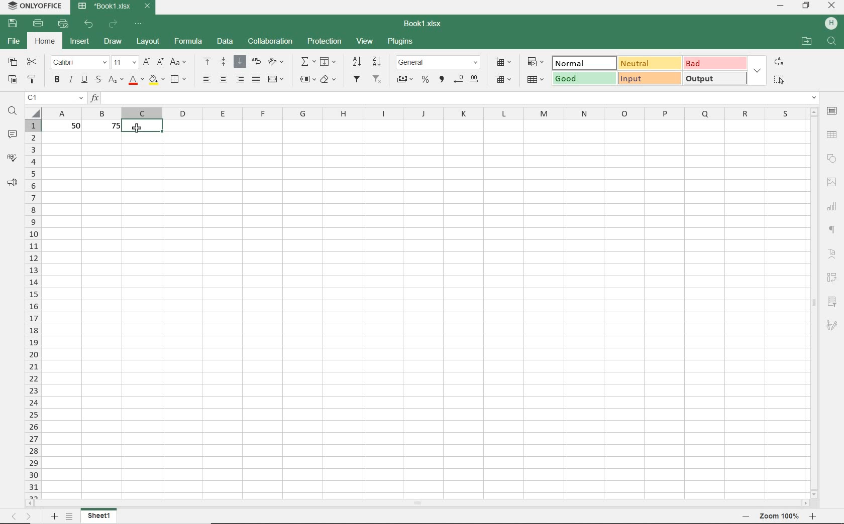  Describe the element at coordinates (105, 126) in the screenshot. I see `75` at that location.